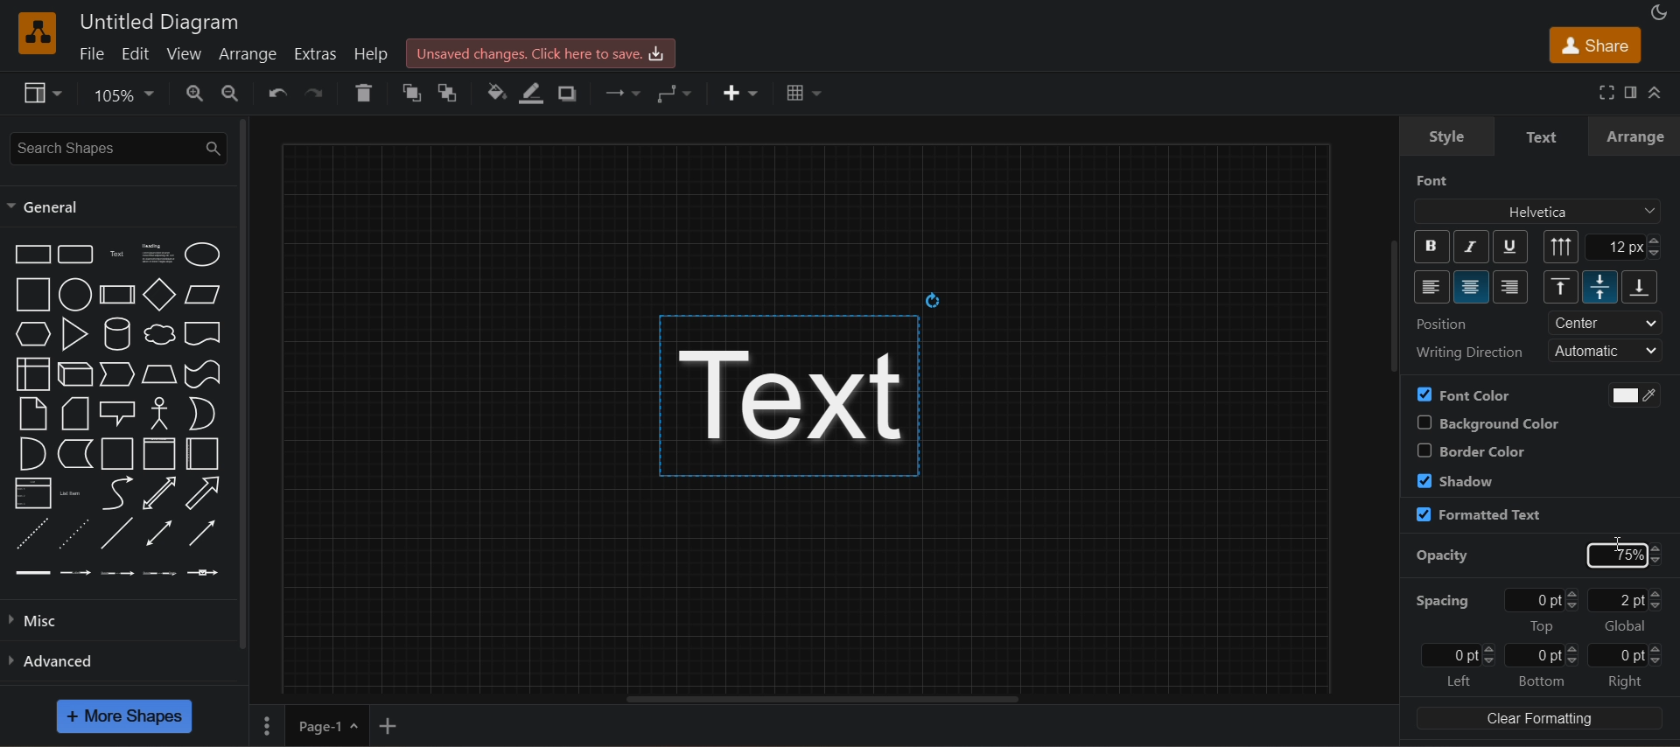  I want to click on vertical container, so click(159, 453).